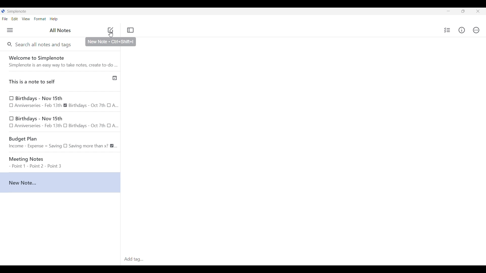 The image size is (486, 273). What do you see at coordinates (462, 30) in the screenshot?
I see `Info` at bounding box center [462, 30].